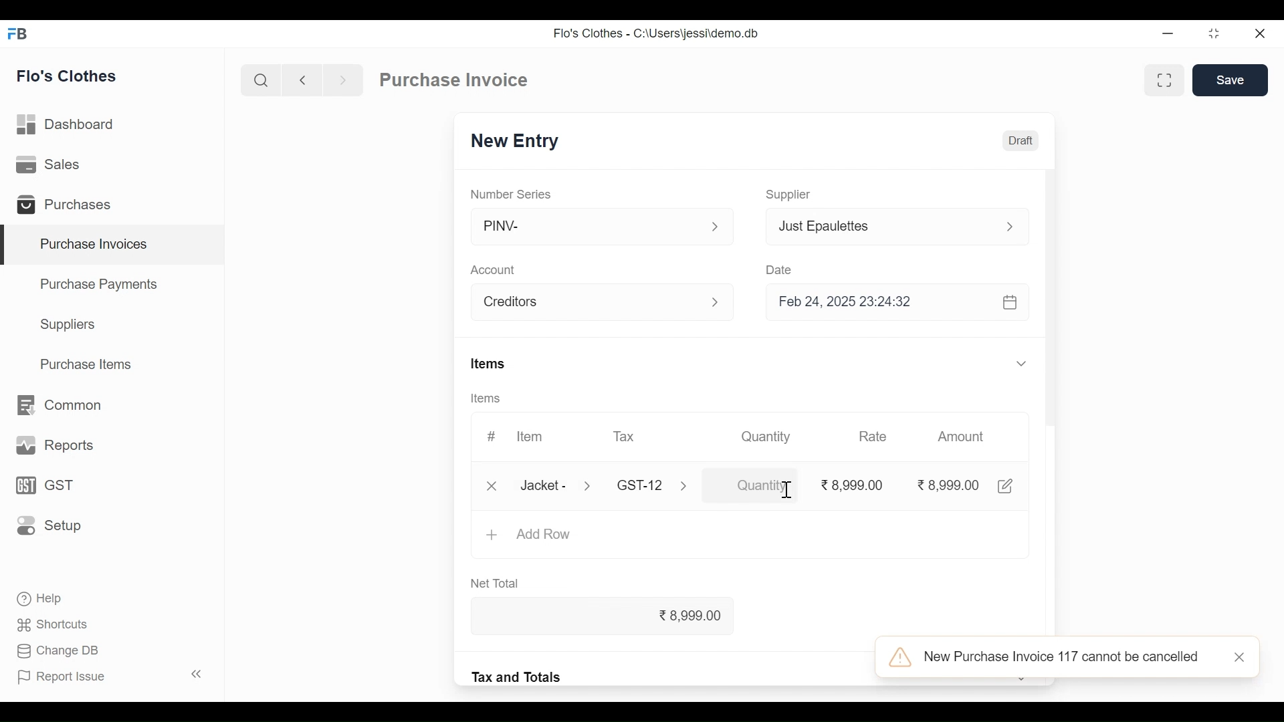 The width and height of the screenshot is (1284, 722). What do you see at coordinates (114, 245) in the screenshot?
I see `Purchase Invoices` at bounding box center [114, 245].